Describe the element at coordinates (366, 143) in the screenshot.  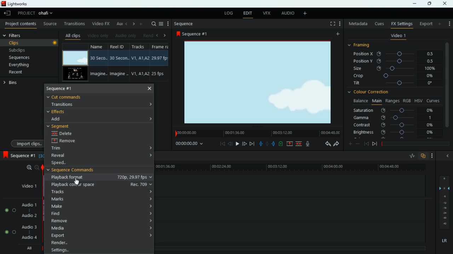
I see `back` at that location.